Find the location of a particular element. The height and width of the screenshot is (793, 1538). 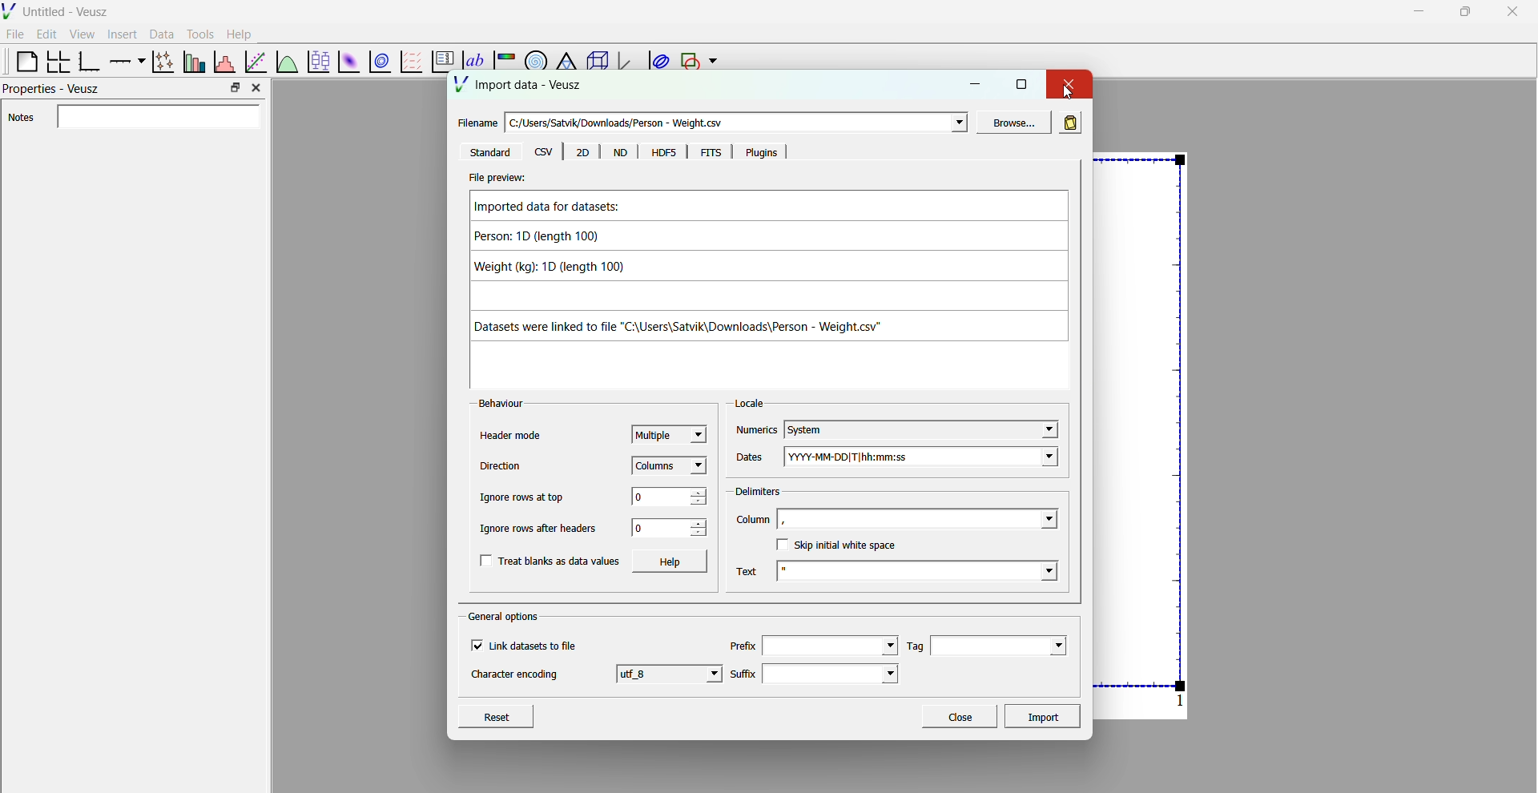

Locale is located at coordinates (752, 399).